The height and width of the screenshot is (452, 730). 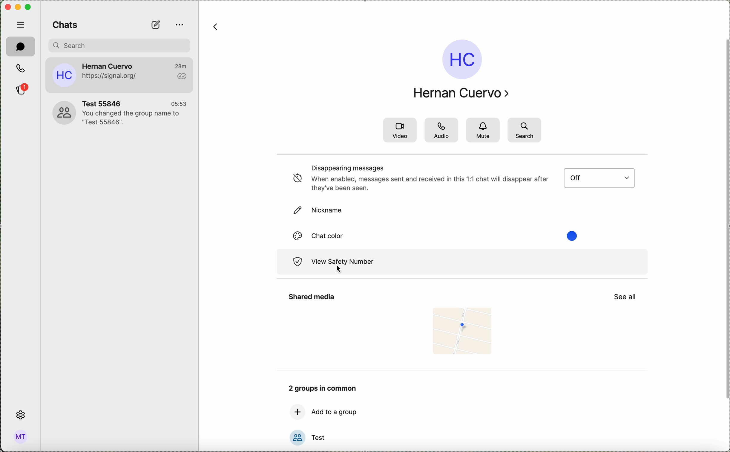 What do you see at coordinates (329, 211) in the screenshot?
I see `nickname ` at bounding box center [329, 211].